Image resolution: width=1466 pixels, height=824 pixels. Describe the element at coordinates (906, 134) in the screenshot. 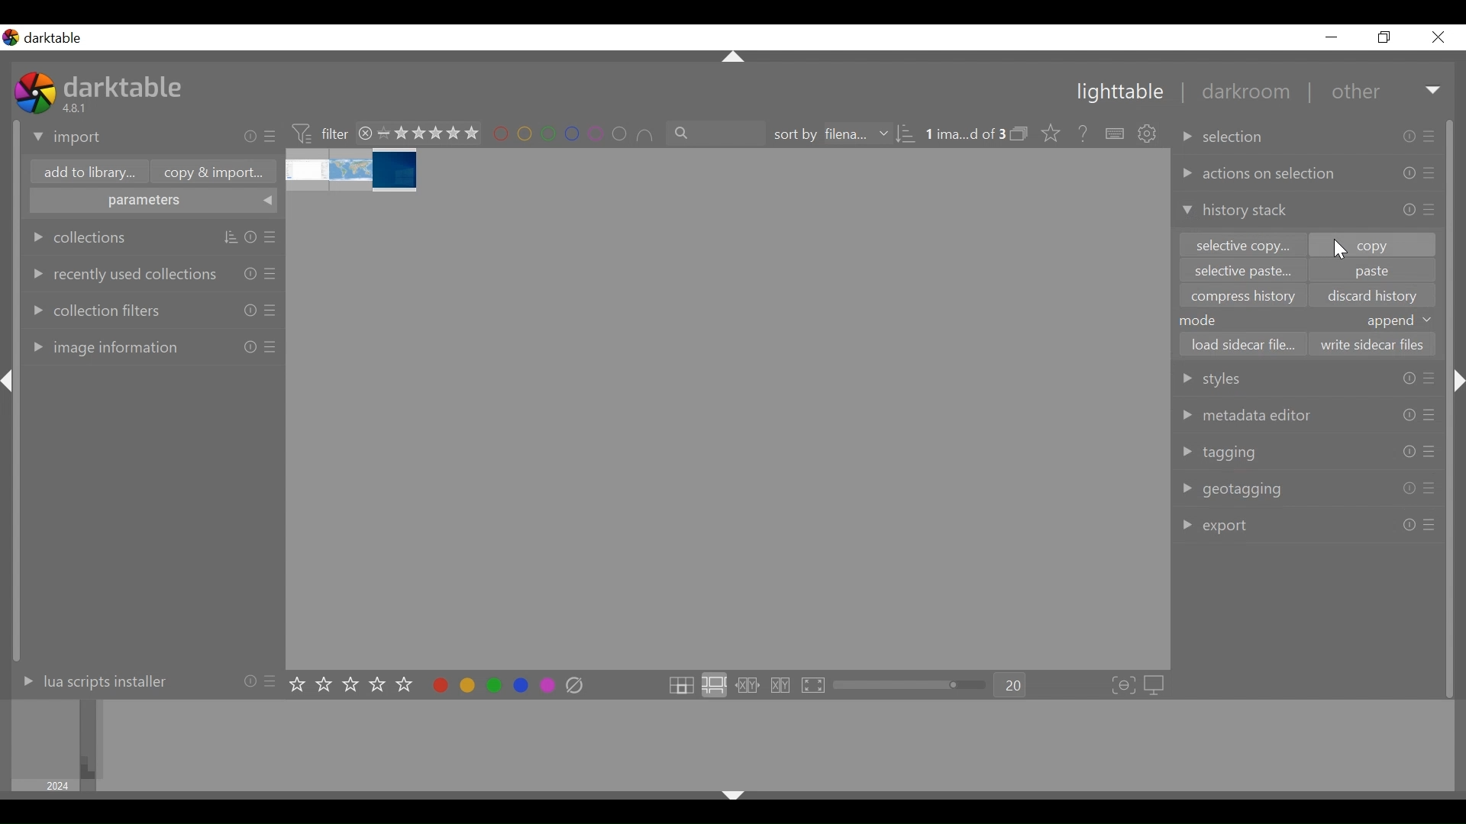

I see `sorting` at that location.